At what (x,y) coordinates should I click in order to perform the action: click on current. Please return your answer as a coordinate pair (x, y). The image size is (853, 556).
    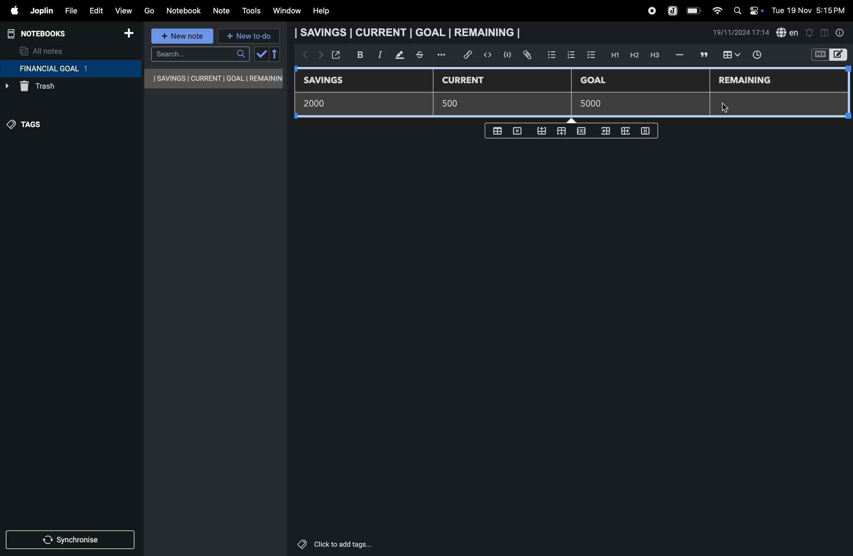
    Looking at the image, I should click on (468, 81).